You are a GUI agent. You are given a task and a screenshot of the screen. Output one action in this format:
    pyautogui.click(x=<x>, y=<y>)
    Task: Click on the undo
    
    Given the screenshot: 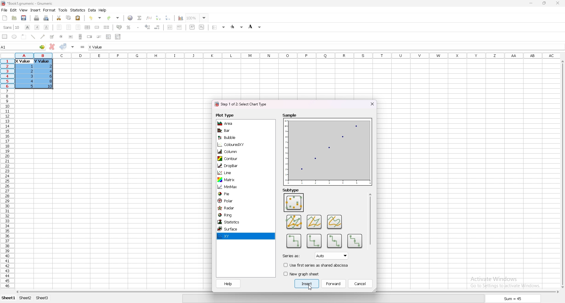 What is the action you would take?
    pyautogui.click(x=95, y=18)
    